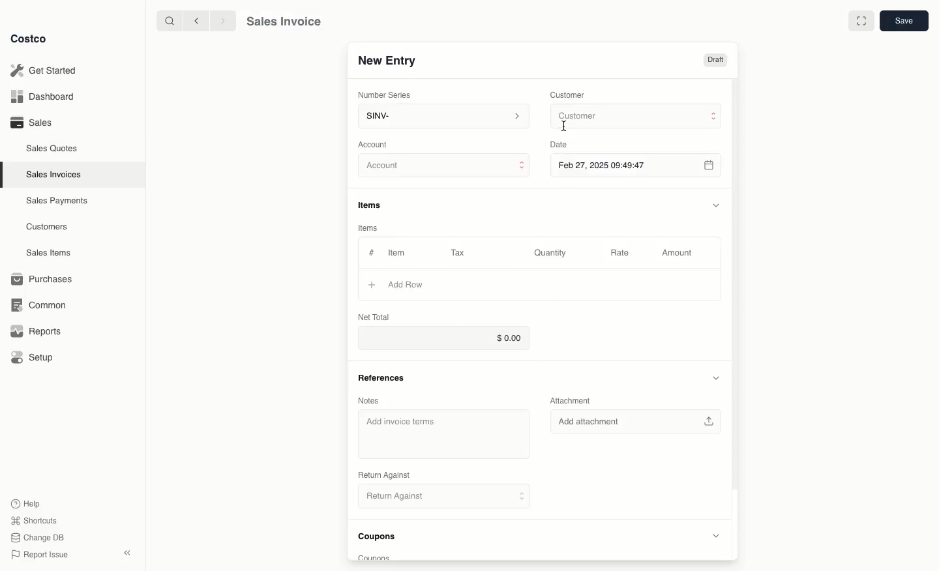  Describe the element at coordinates (903, 22) in the screenshot. I see `Save` at that location.